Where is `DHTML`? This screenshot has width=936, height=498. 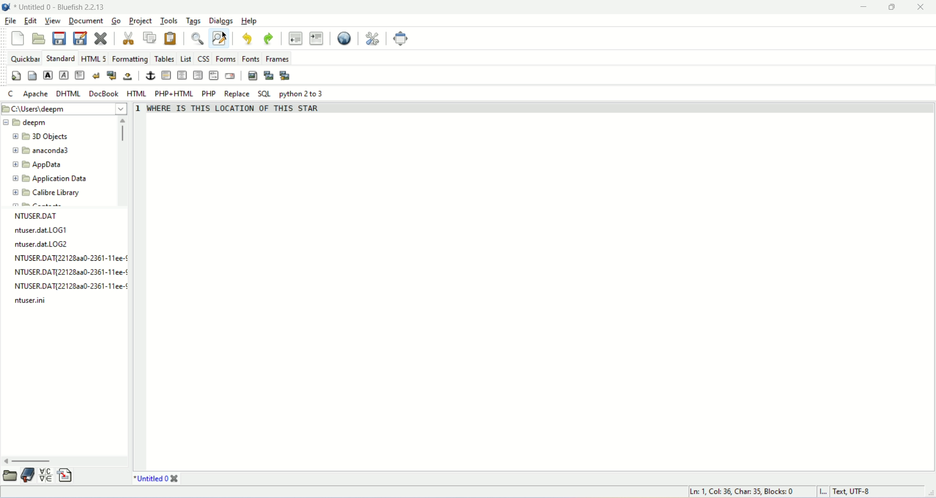
DHTML is located at coordinates (67, 94).